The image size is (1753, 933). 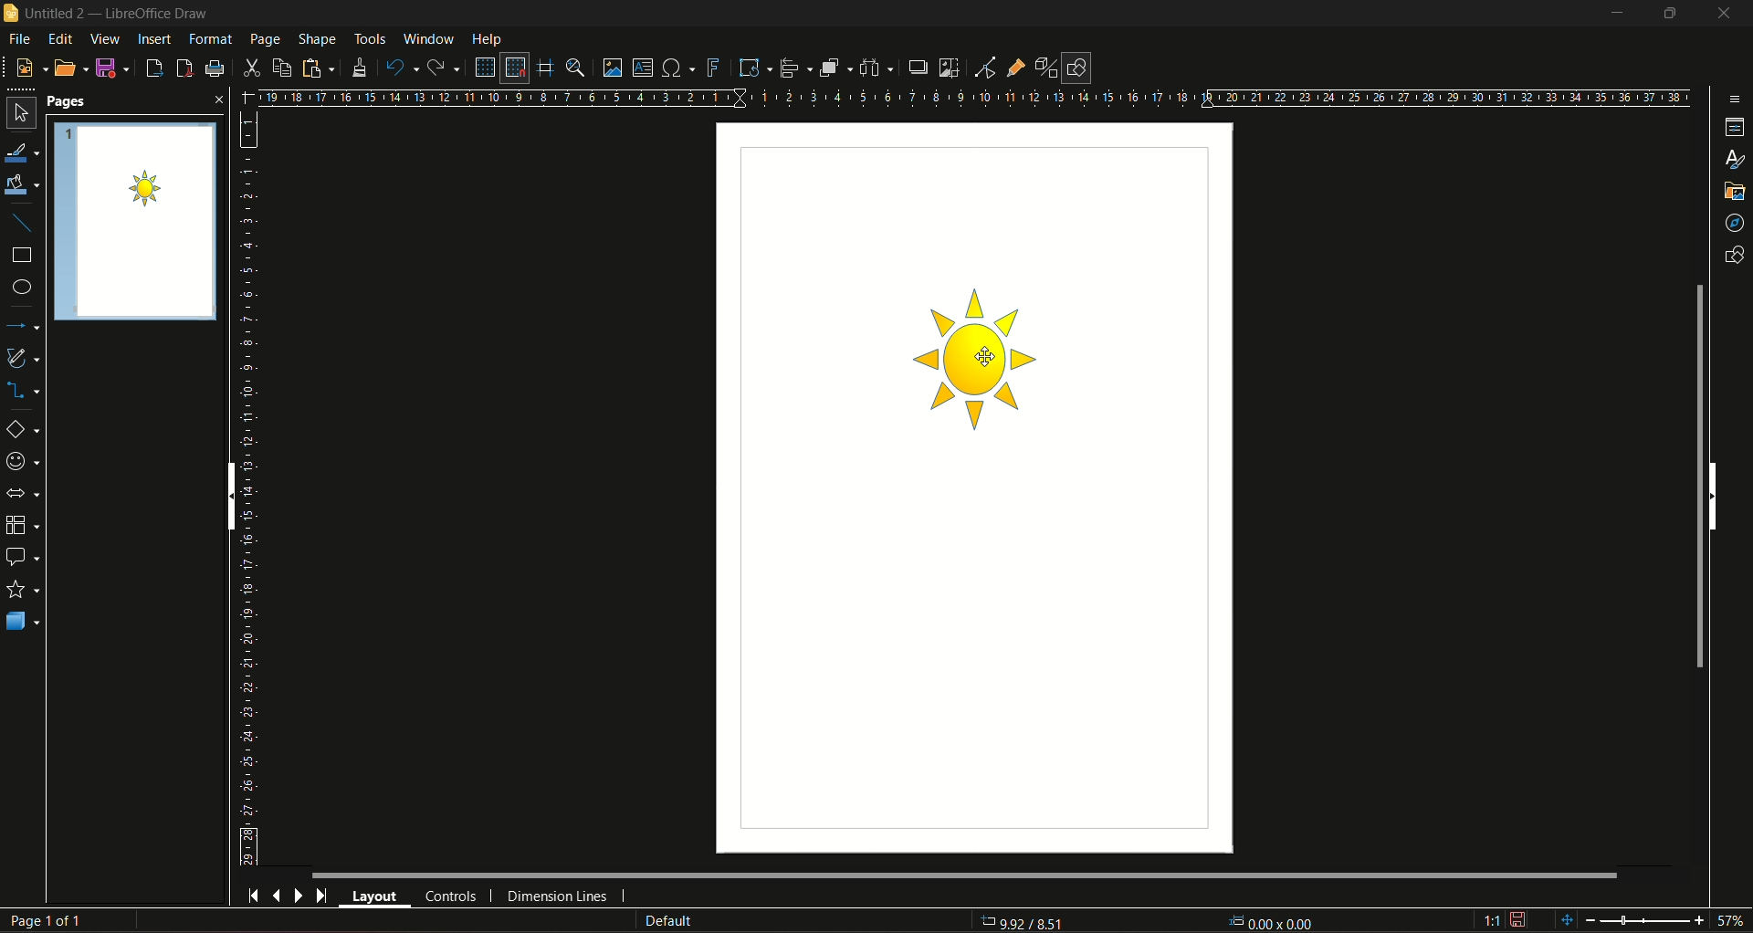 What do you see at coordinates (114, 68) in the screenshot?
I see `save` at bounding box center [114, 68].